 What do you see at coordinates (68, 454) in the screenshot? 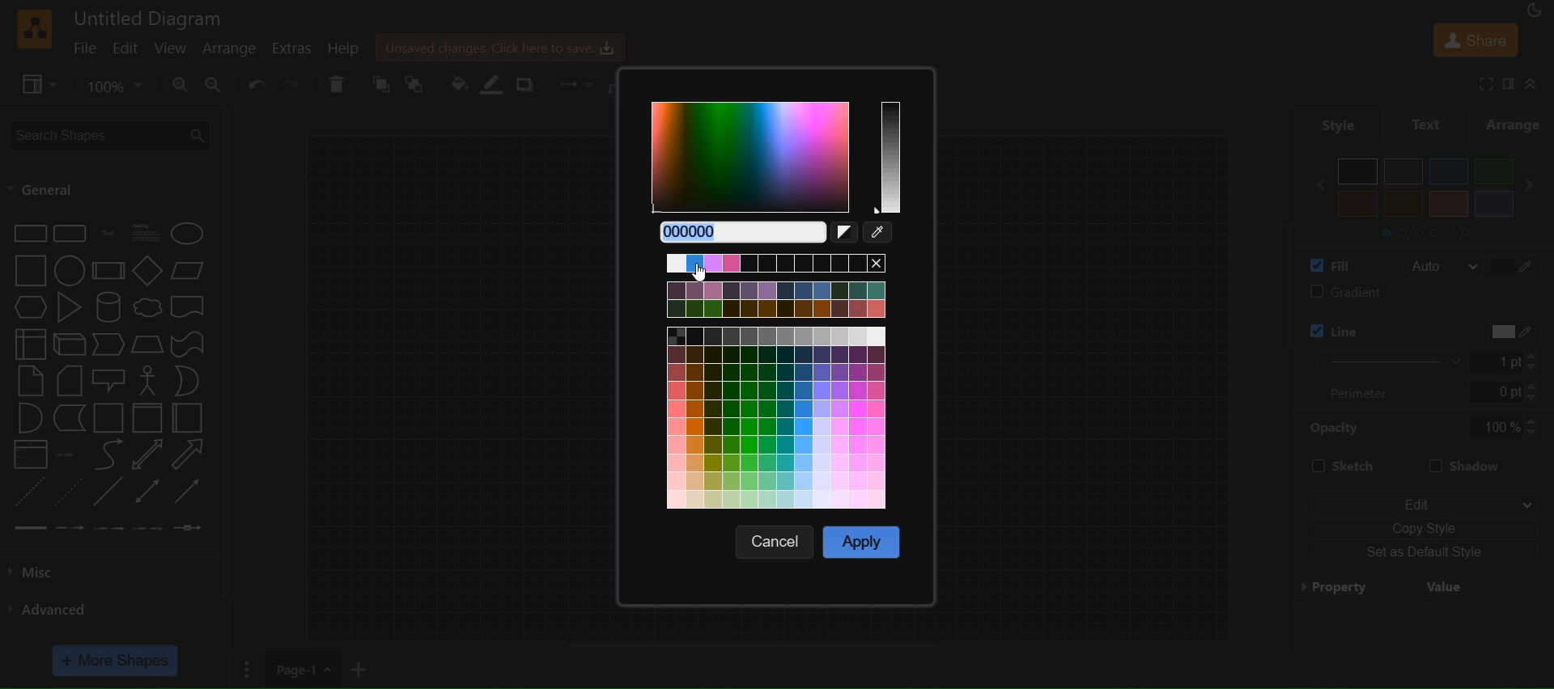
I see `list item` at bounding box center [68, 454].